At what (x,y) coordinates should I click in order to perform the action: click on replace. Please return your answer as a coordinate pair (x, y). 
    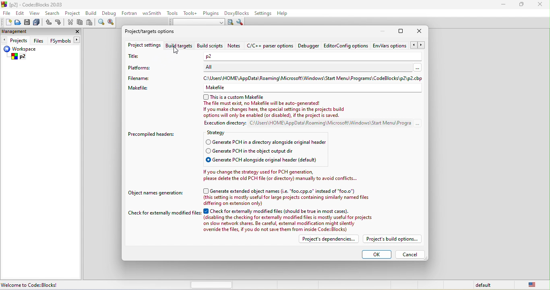
    Looking at the image, I should click on (112, 24).